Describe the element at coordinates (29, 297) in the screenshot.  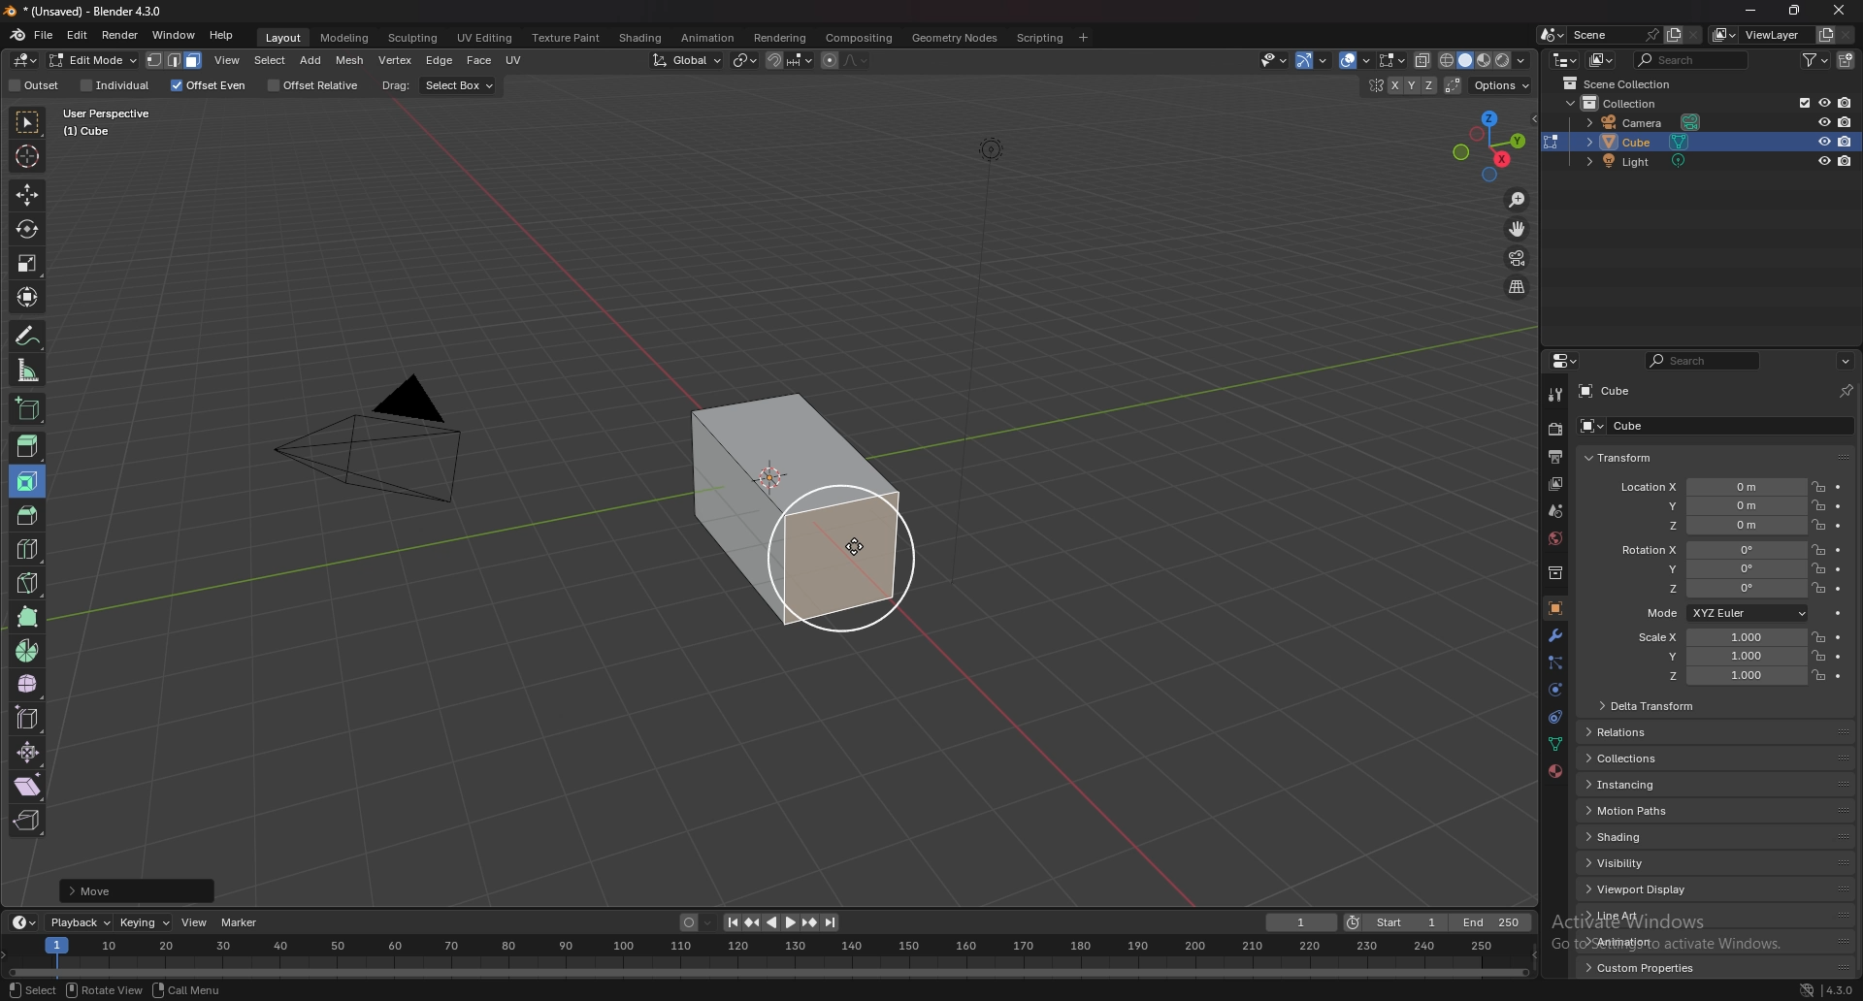
I see `transform` at that location.